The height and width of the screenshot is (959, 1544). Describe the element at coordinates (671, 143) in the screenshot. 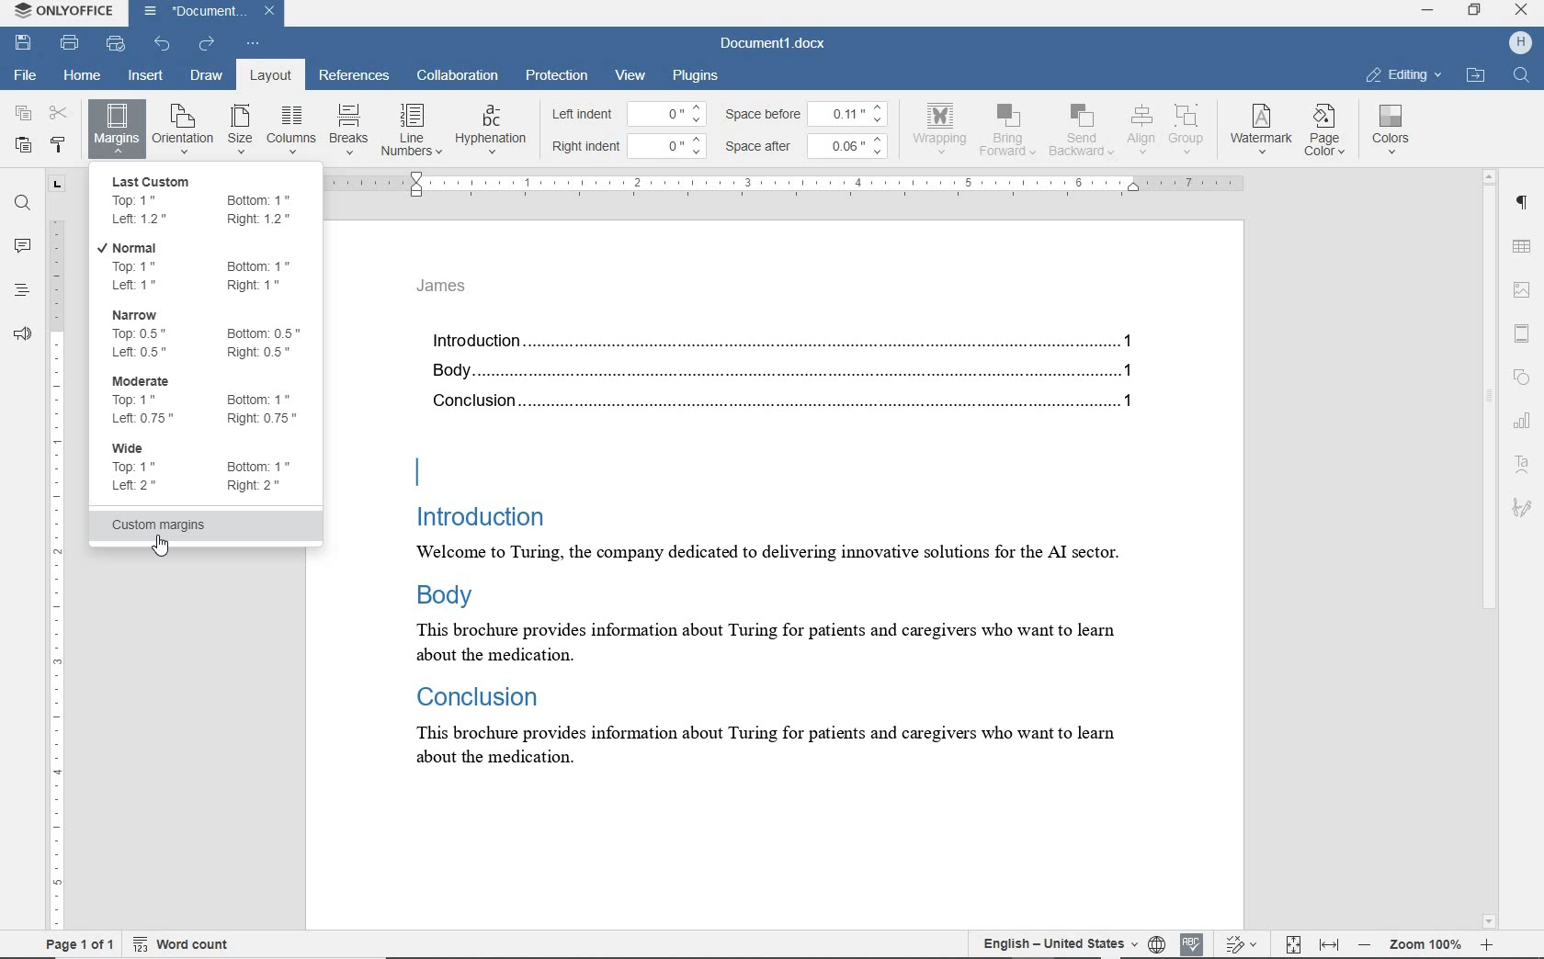

I see `0` at that location.